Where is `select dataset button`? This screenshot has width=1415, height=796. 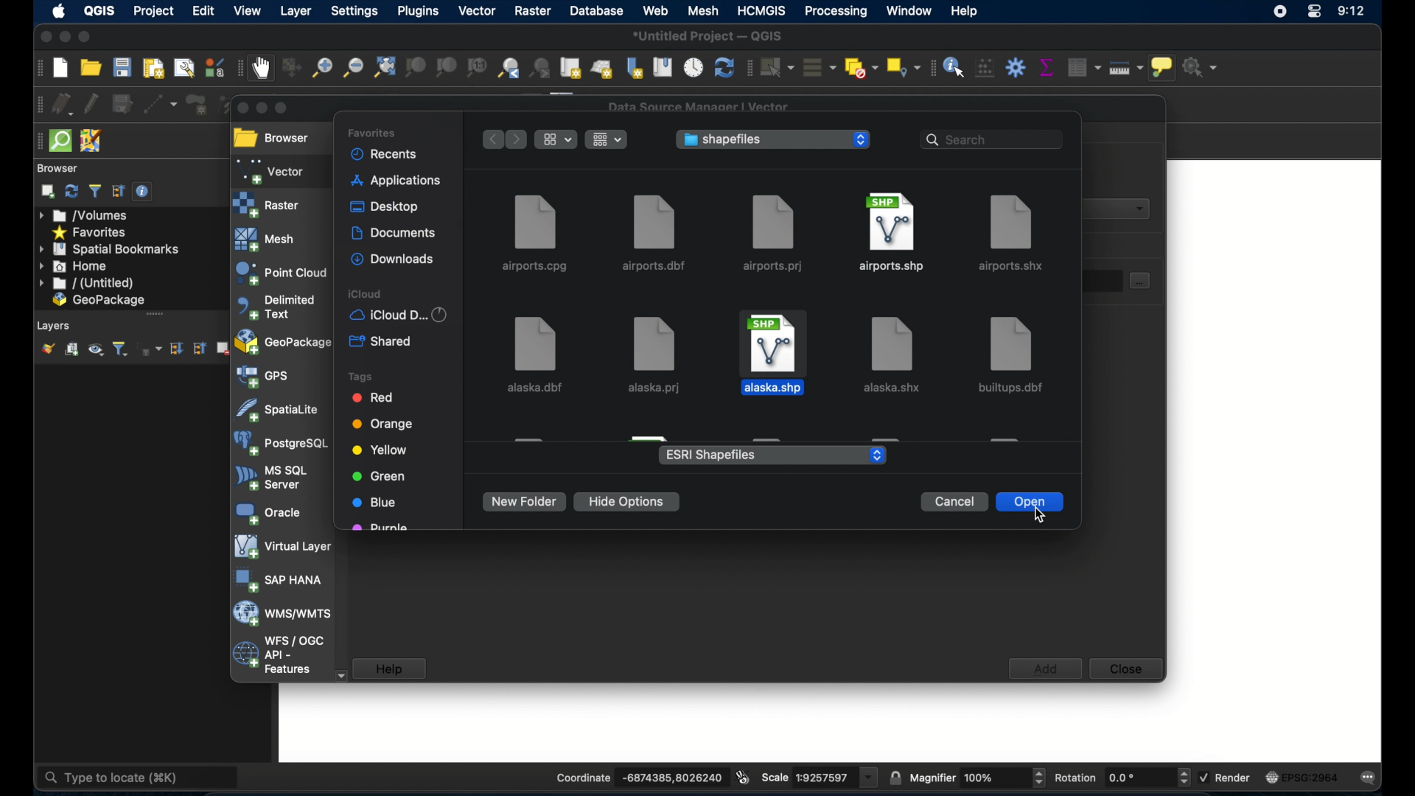 select dataset button is located at coordinates (1142, 281).